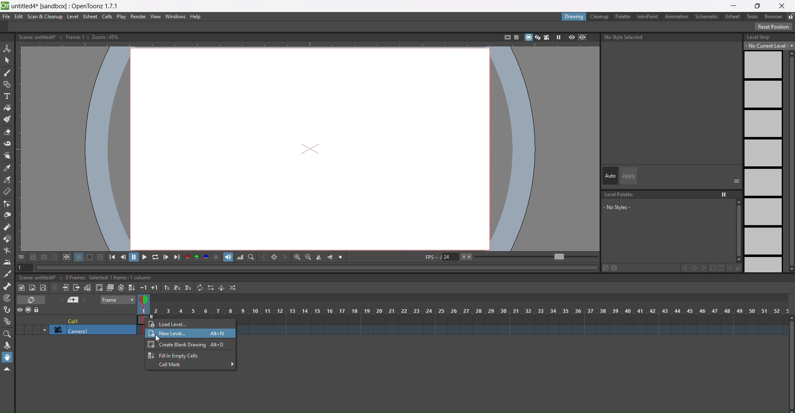  I want to click on , so click(341, 257).